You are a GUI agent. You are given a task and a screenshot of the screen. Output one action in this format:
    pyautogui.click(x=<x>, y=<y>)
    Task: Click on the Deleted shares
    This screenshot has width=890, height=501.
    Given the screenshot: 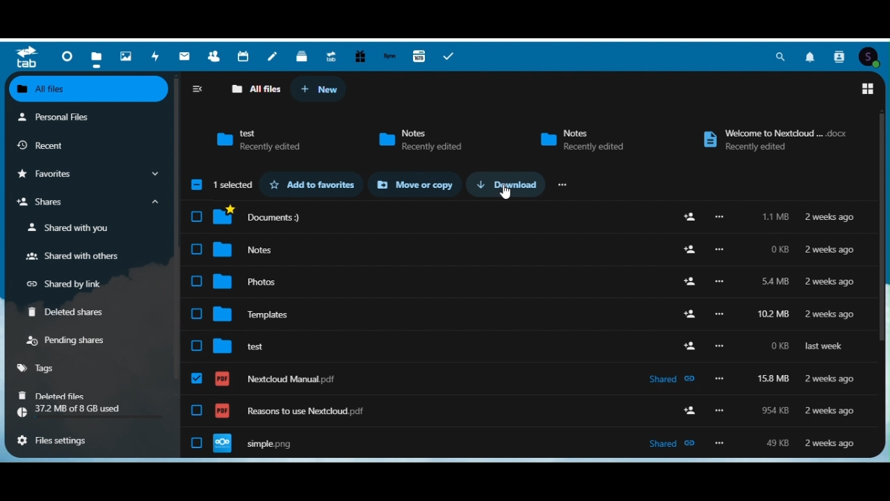 What is the action you would take?
    pyautogui.click(x=69, y=314)
    